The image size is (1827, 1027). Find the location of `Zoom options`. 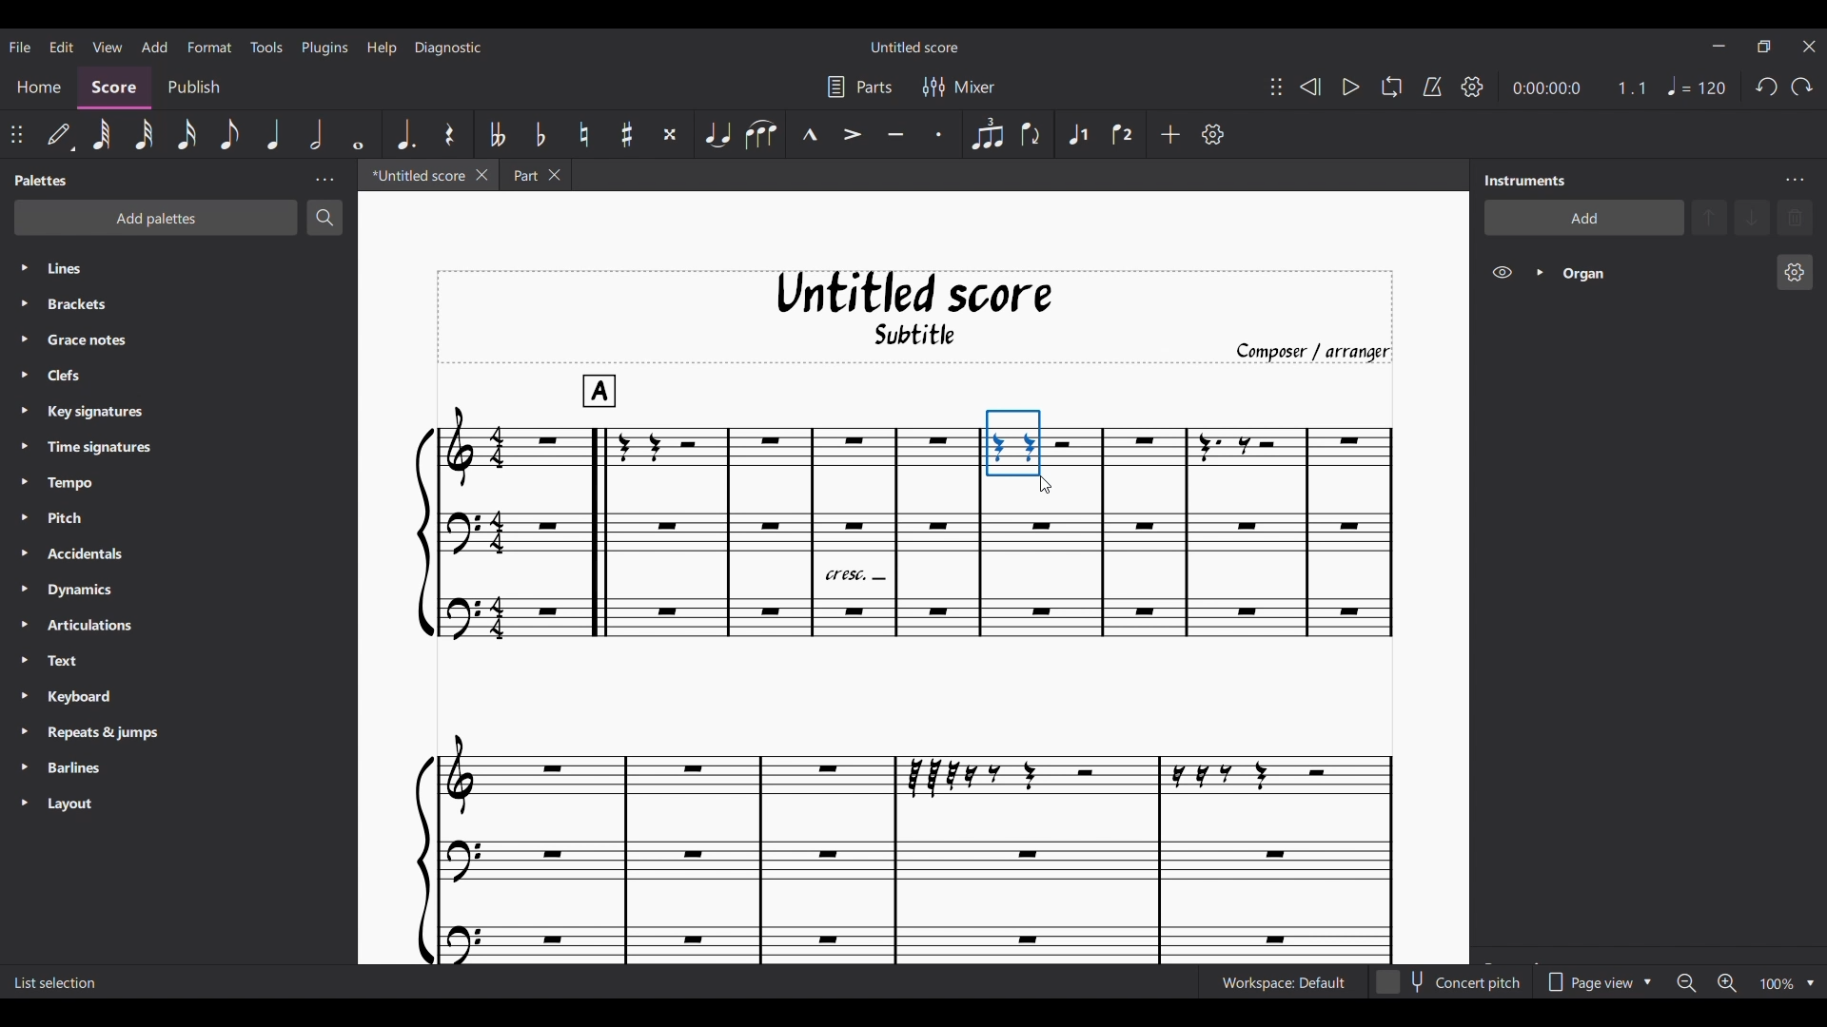

Zoom options is located at coordinates (1811, 983).